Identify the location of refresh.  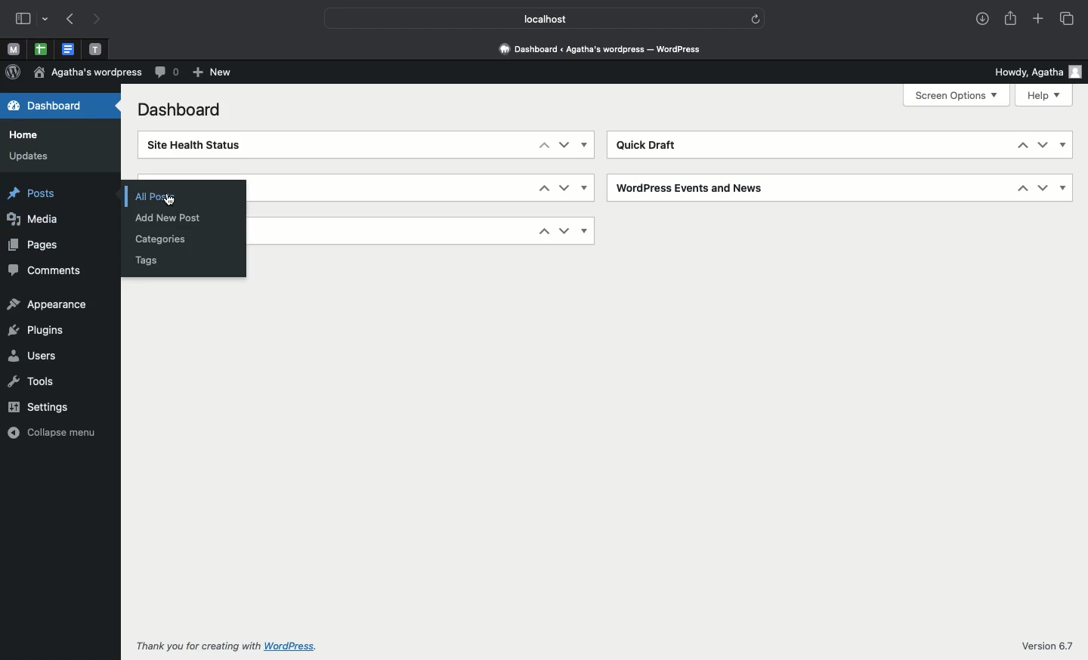
(757, 18).